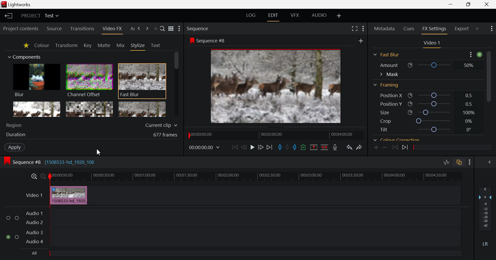  I want to click on Glow, so click(37, 110).